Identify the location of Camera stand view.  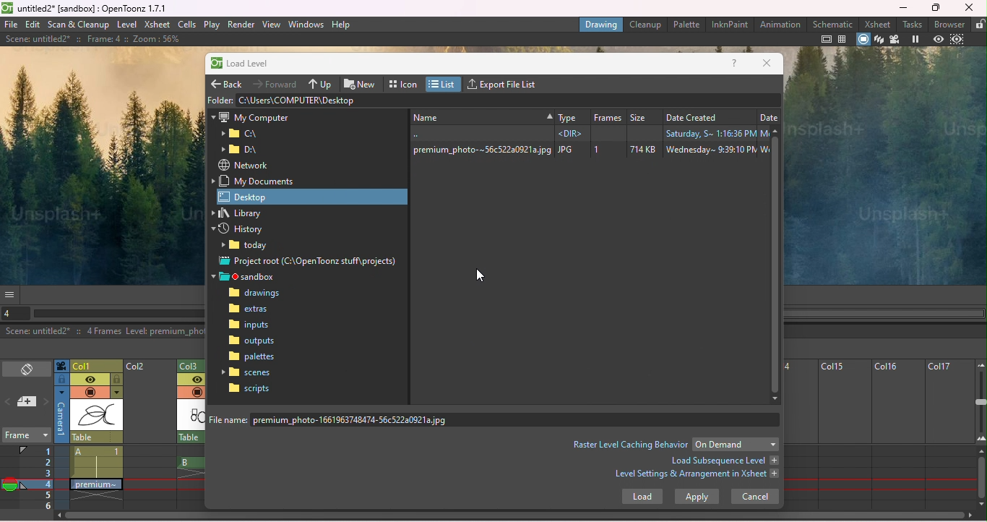
(864, 40).